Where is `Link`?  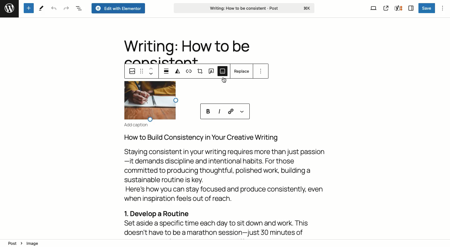 Link is located at coordinates (230, 110).